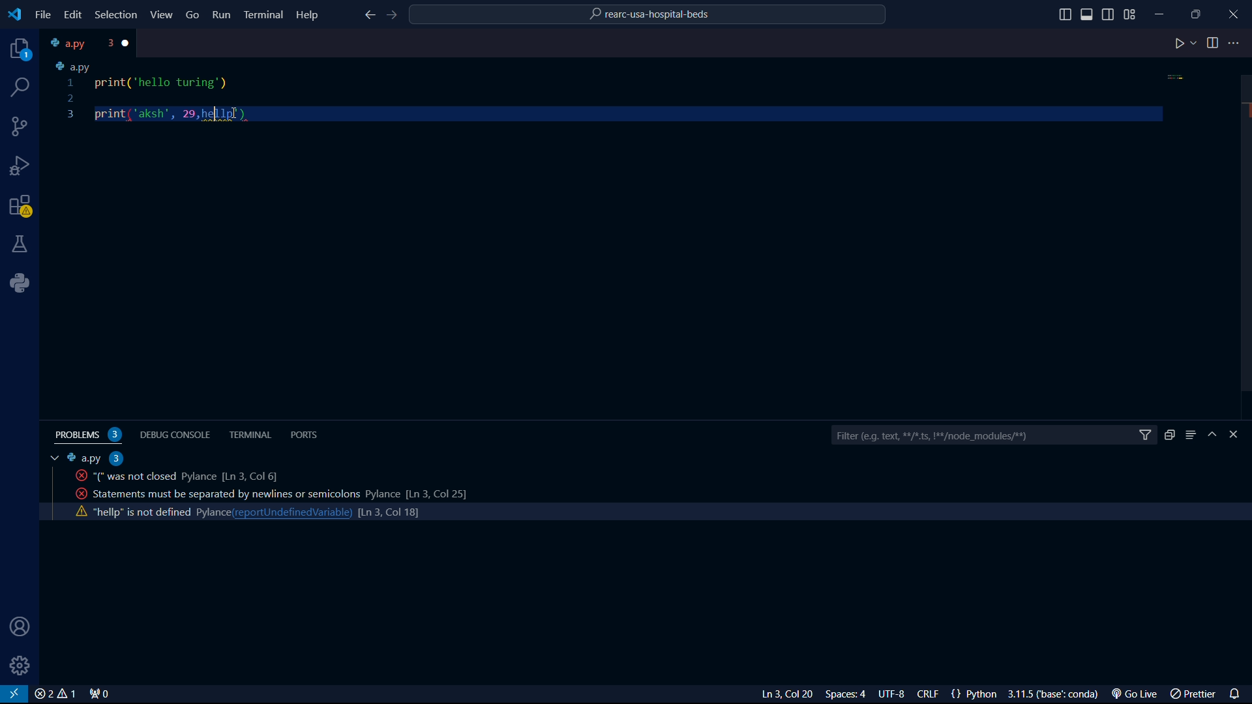 This screenshot has height=704, width=1252. What do you see at coordinates (263, 14) in the screenshot?
I see `Terminal` at bounding box center [263, 14].